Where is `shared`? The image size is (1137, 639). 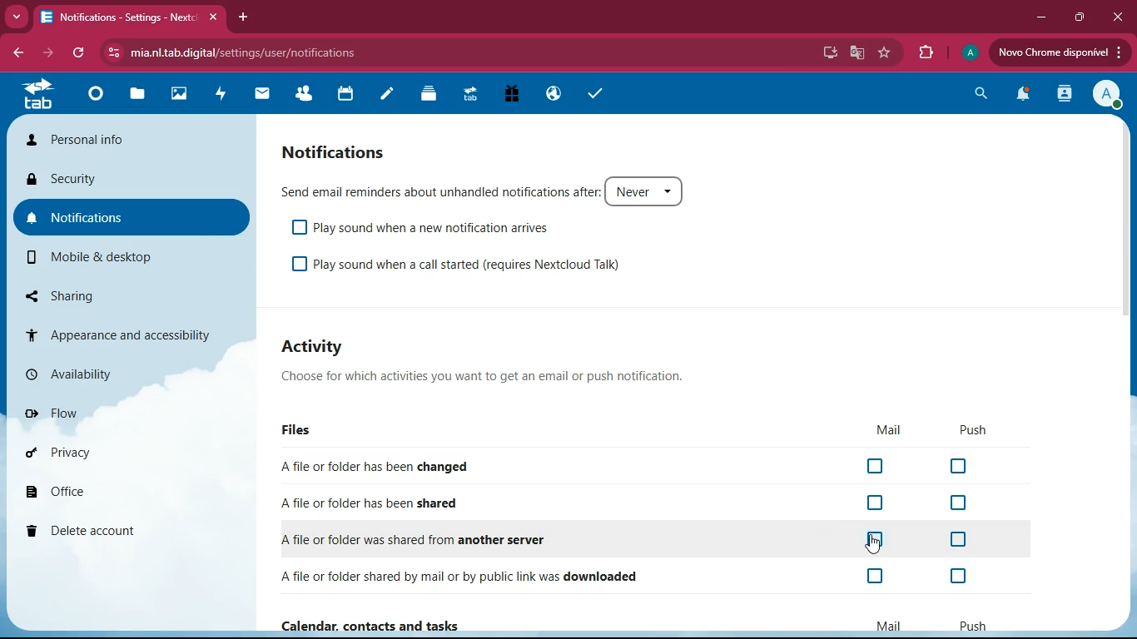
shared is located at coordinates (389, 503).